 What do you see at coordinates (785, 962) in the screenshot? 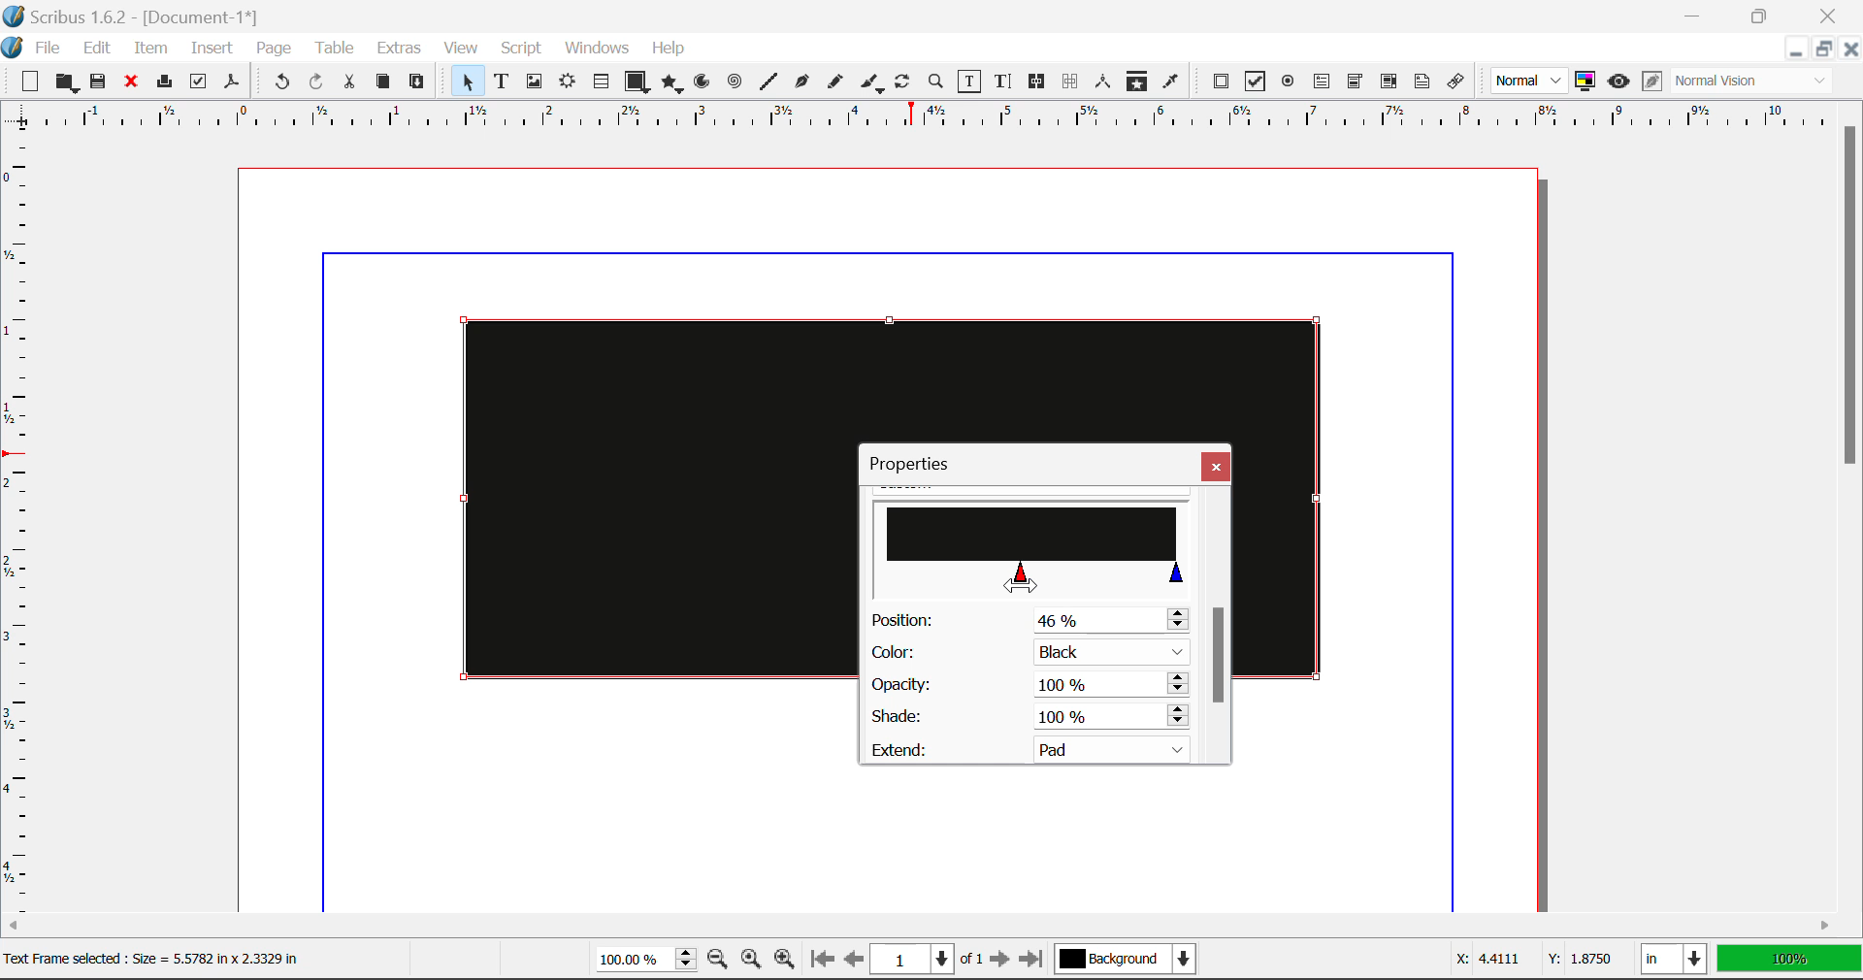
I see `Zoom In` at bounding box center [785, 962].